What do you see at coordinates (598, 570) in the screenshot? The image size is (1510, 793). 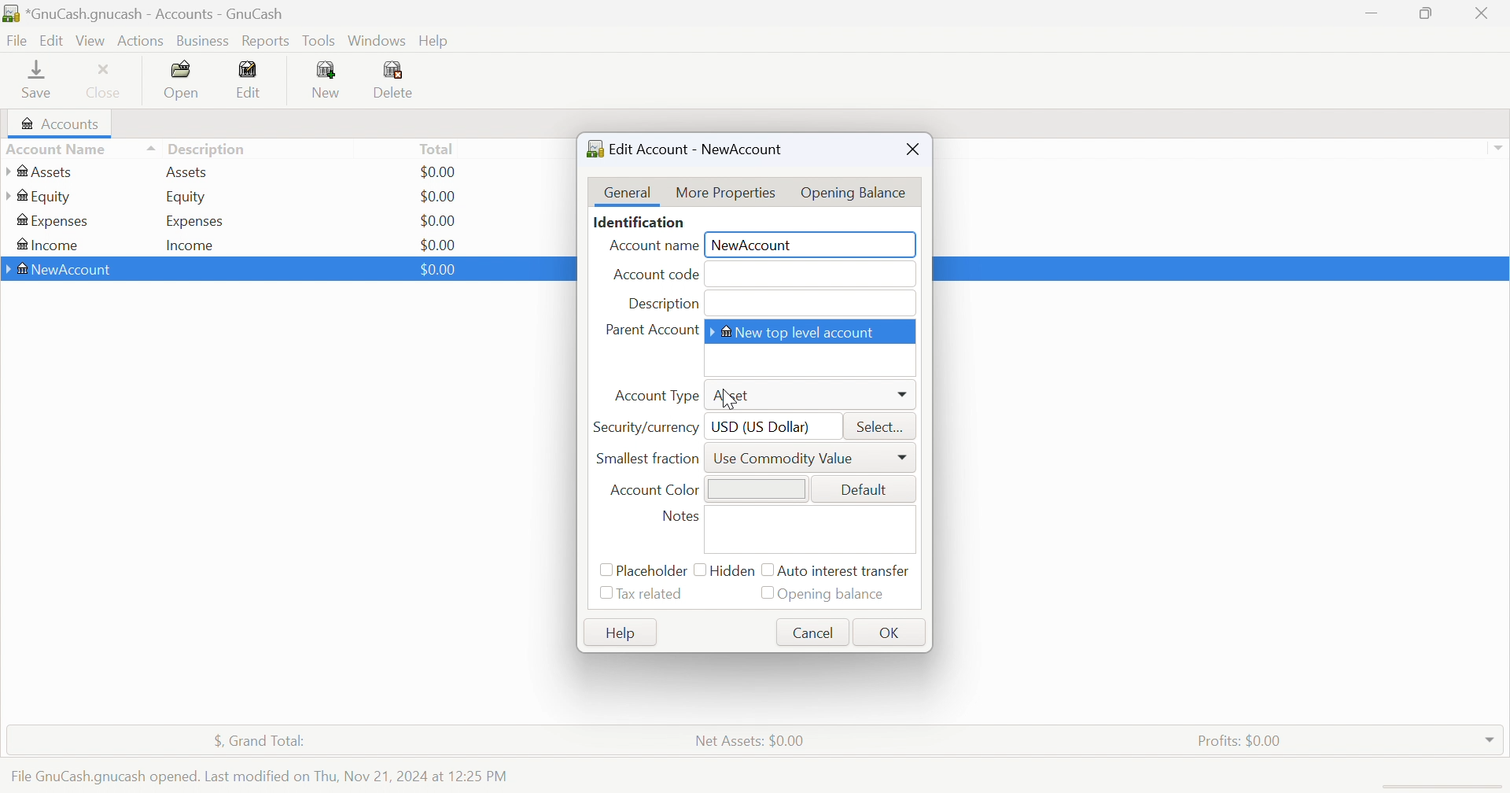 I see `Checkbox` at bounding box center [598, 570].